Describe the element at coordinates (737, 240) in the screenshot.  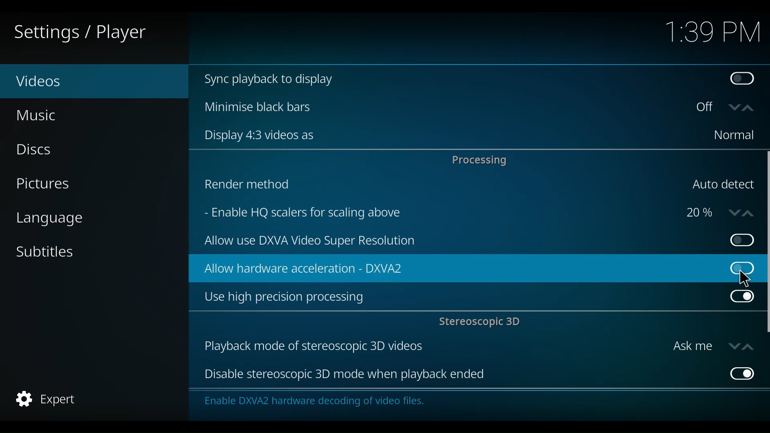
I see `Toggle on/off` at that location.